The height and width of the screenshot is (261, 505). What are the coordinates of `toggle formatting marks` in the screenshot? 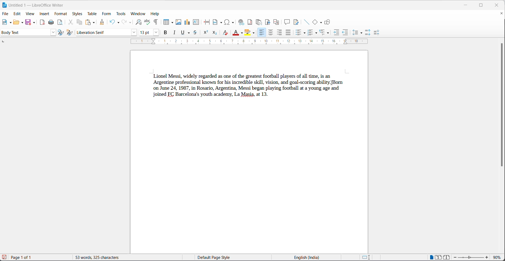 It's located at (155, 22).